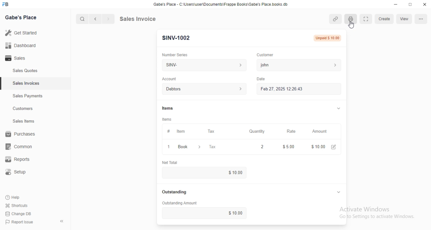  What do you see at coordinates (17, 205) in the screenshot?
I see `shortcuts` at bounding box center [17, 205].